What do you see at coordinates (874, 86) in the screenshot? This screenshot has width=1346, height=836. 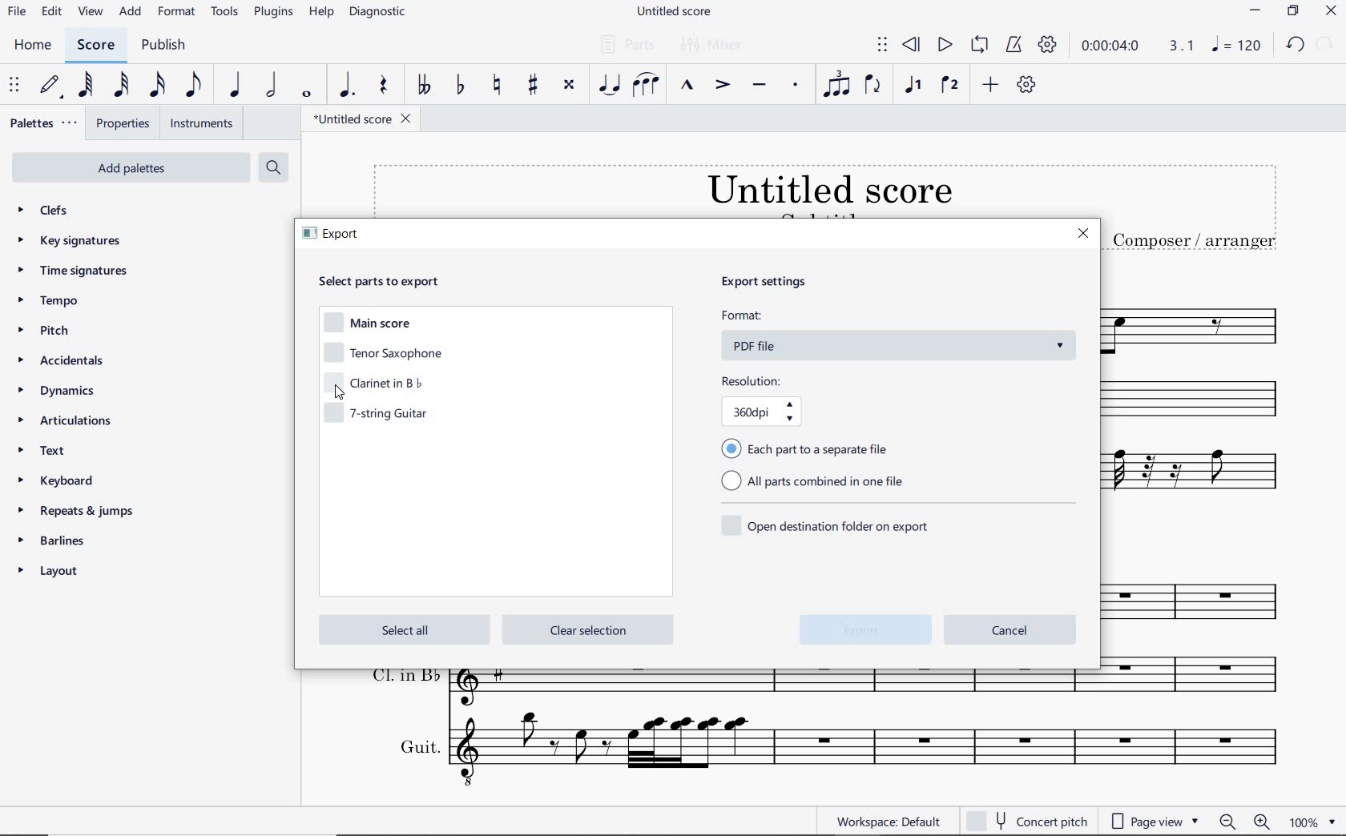 I see `FLIP DIRECTION` at bounding box center [874, 86].